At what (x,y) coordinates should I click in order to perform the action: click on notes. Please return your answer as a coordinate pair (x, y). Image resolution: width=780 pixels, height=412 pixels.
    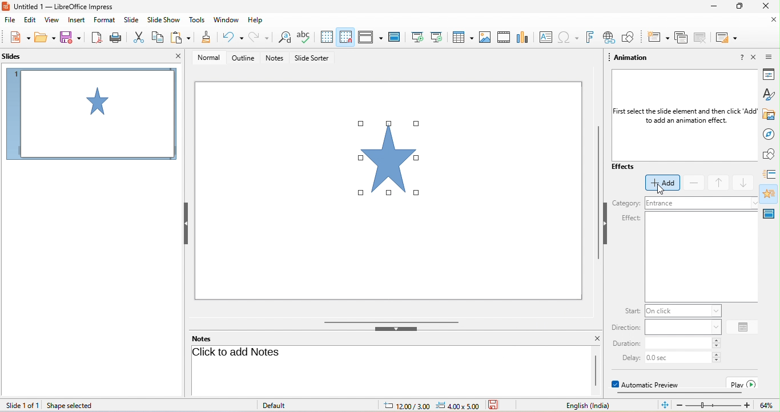
    Looking at the image, I should click on (203, 338).